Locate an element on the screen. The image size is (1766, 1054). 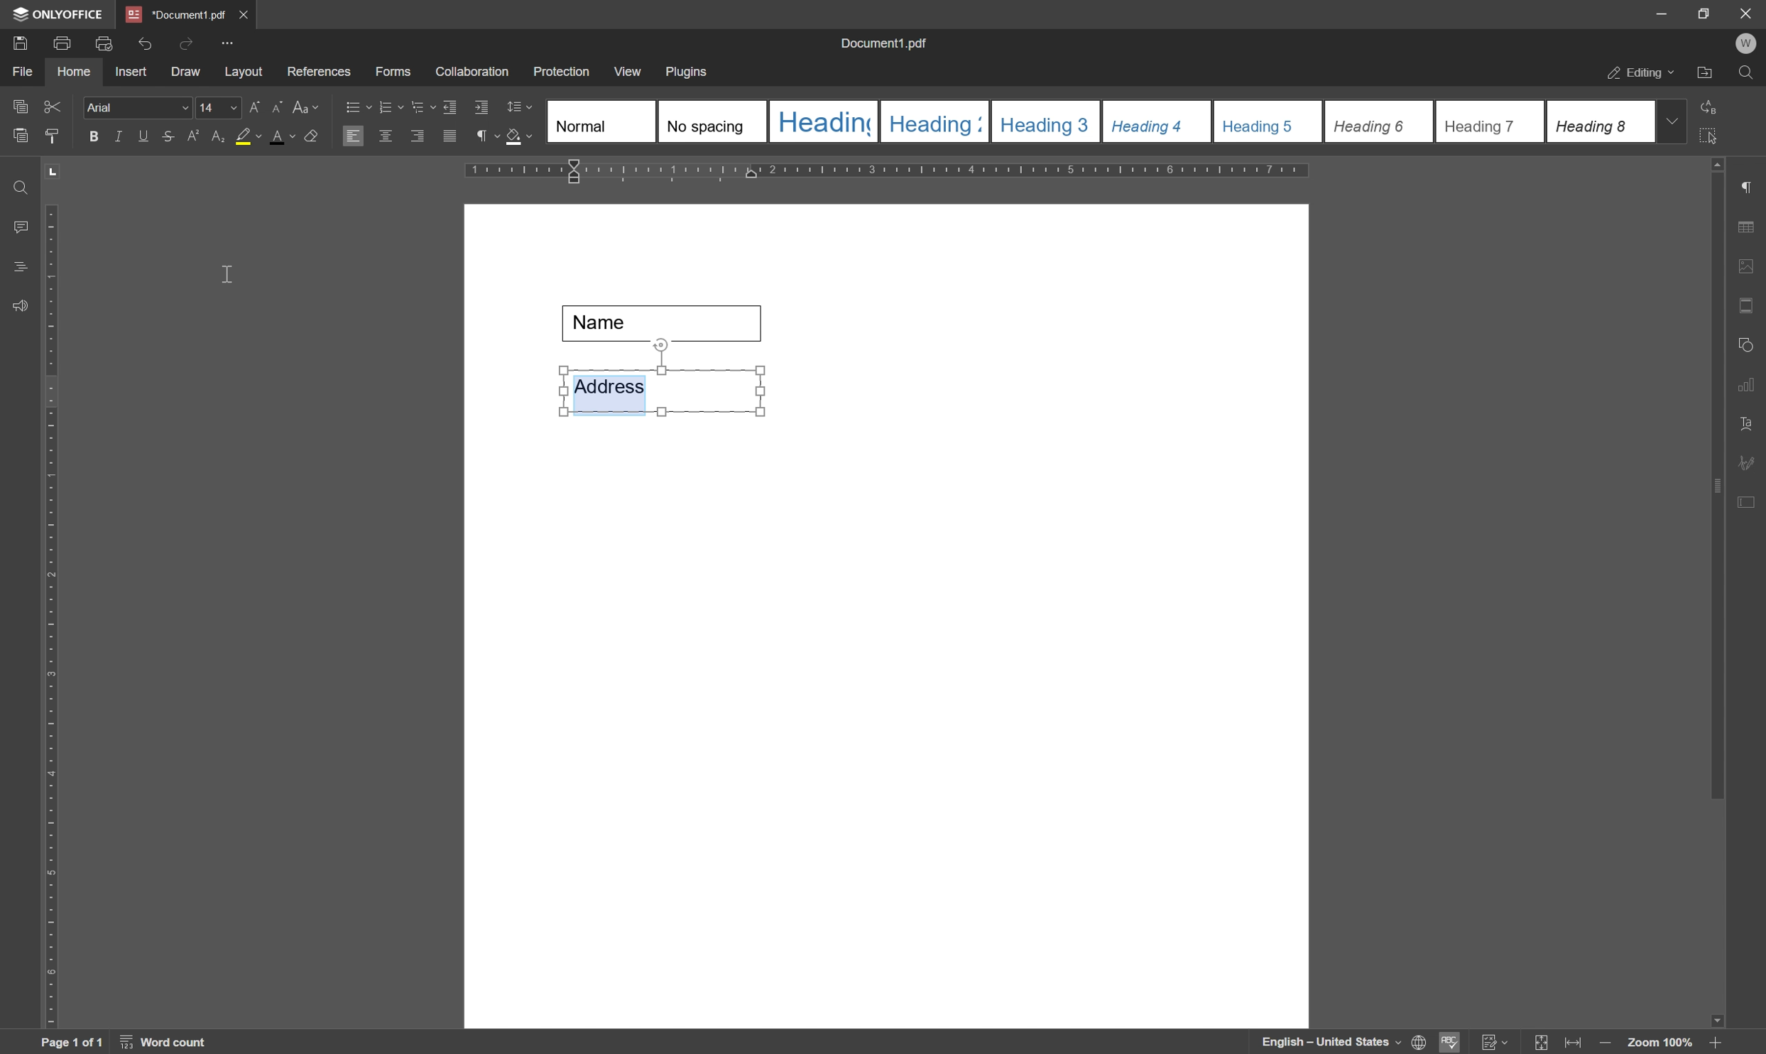
underline is located at coordinates (143, 136).